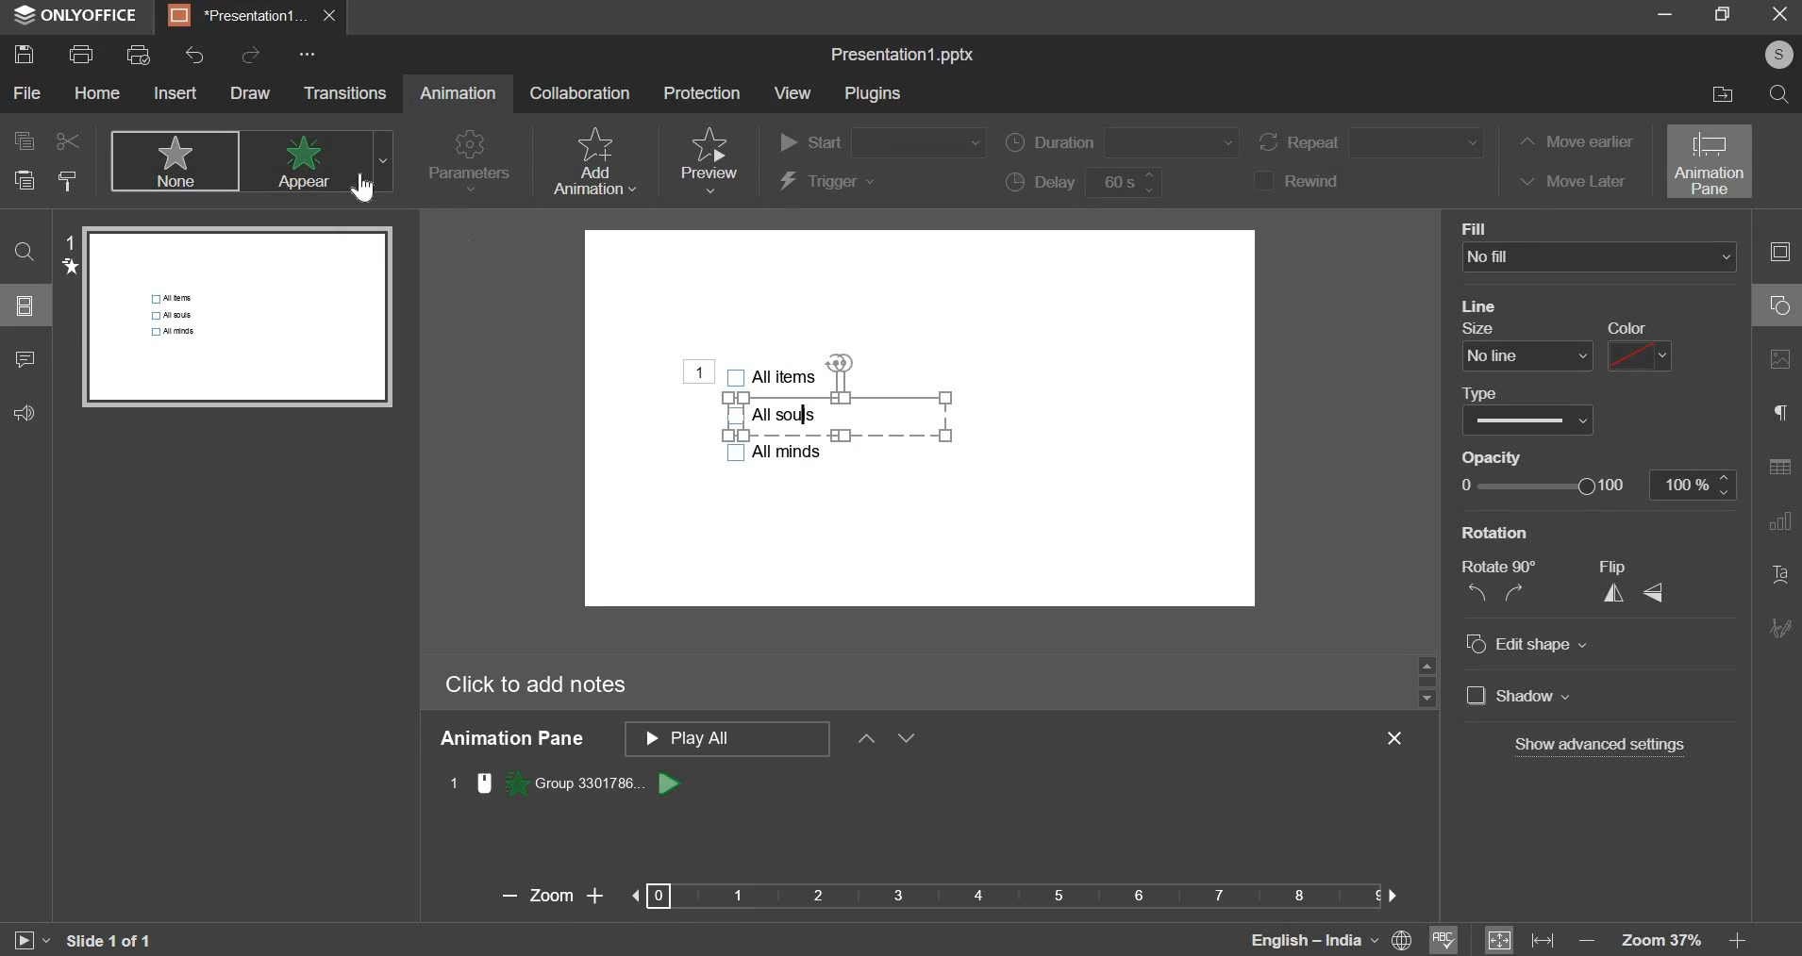 The height and width of the screenshot is (956, 1802). Describe the element at coordinates (1722, 16) in the screenshot. I see `maximize` at that location.